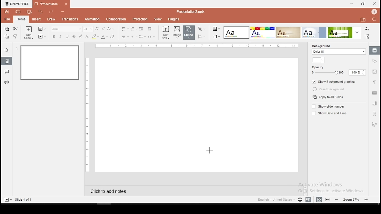 The width and height of the screenshot is (381, 214). I want to click on vertical scale, so click(197, 46).